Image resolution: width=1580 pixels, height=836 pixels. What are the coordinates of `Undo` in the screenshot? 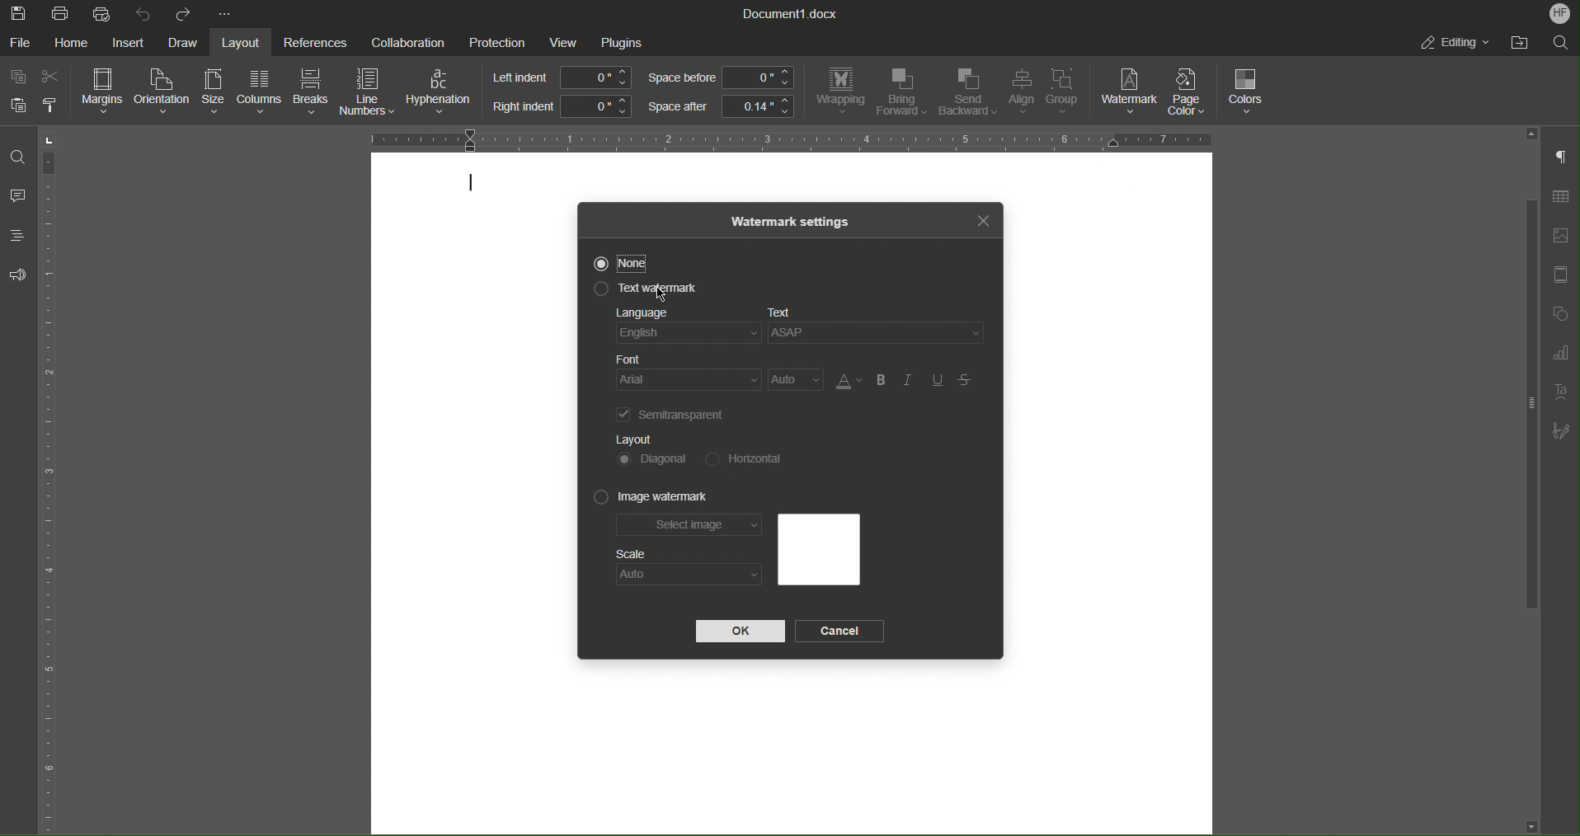 It's located at (143, 13).